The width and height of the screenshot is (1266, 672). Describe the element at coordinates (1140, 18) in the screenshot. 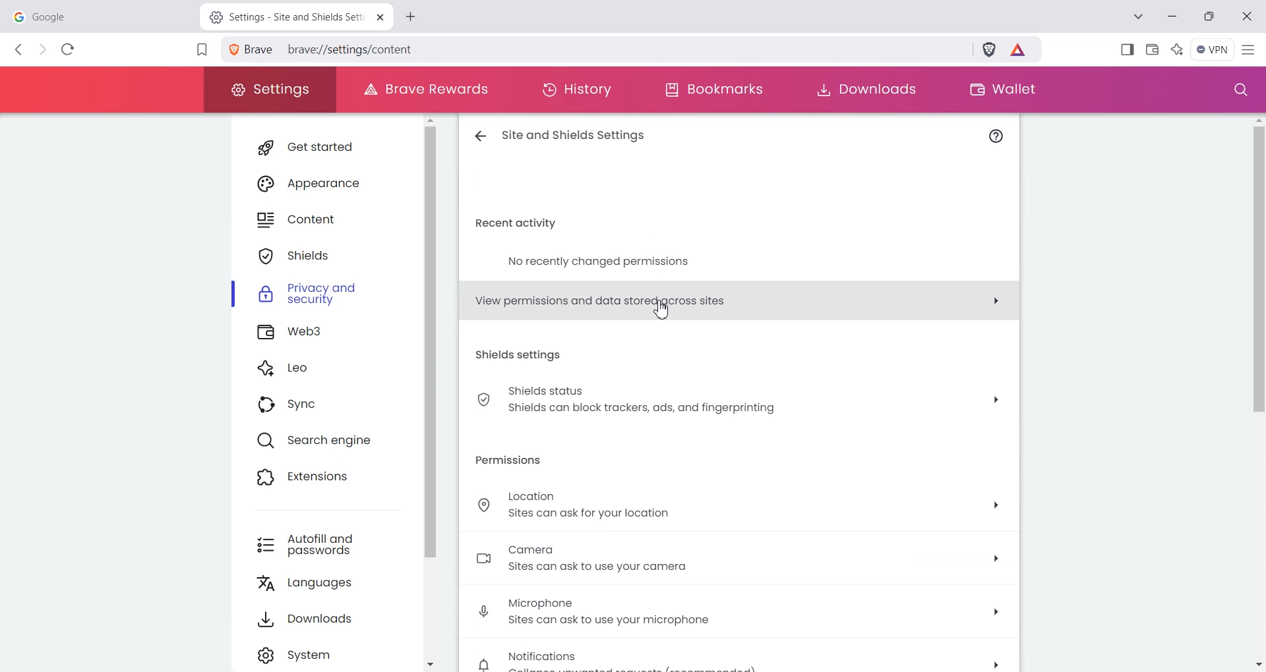

I see `Search tab` at that location.